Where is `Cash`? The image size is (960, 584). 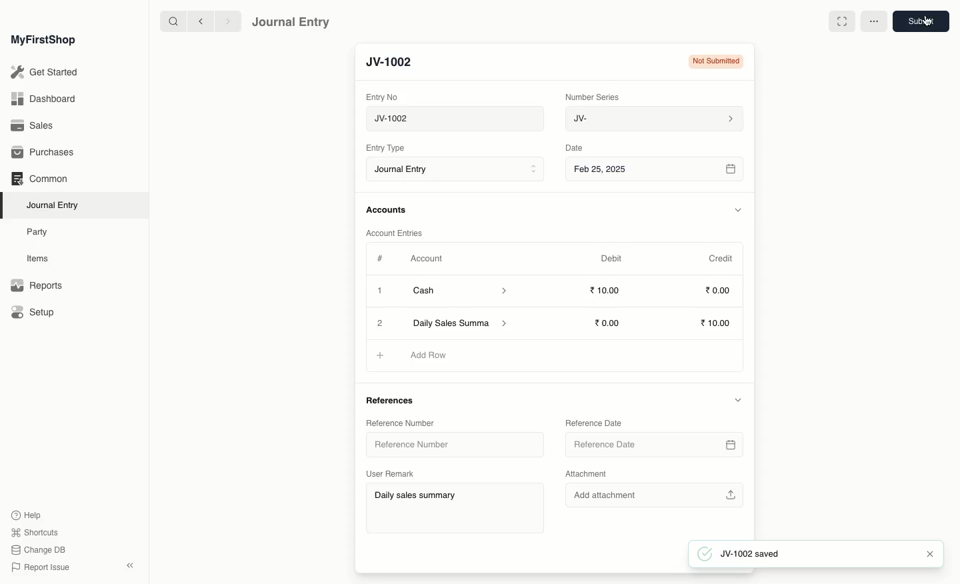 Cash is located at coordinates (459, 291).